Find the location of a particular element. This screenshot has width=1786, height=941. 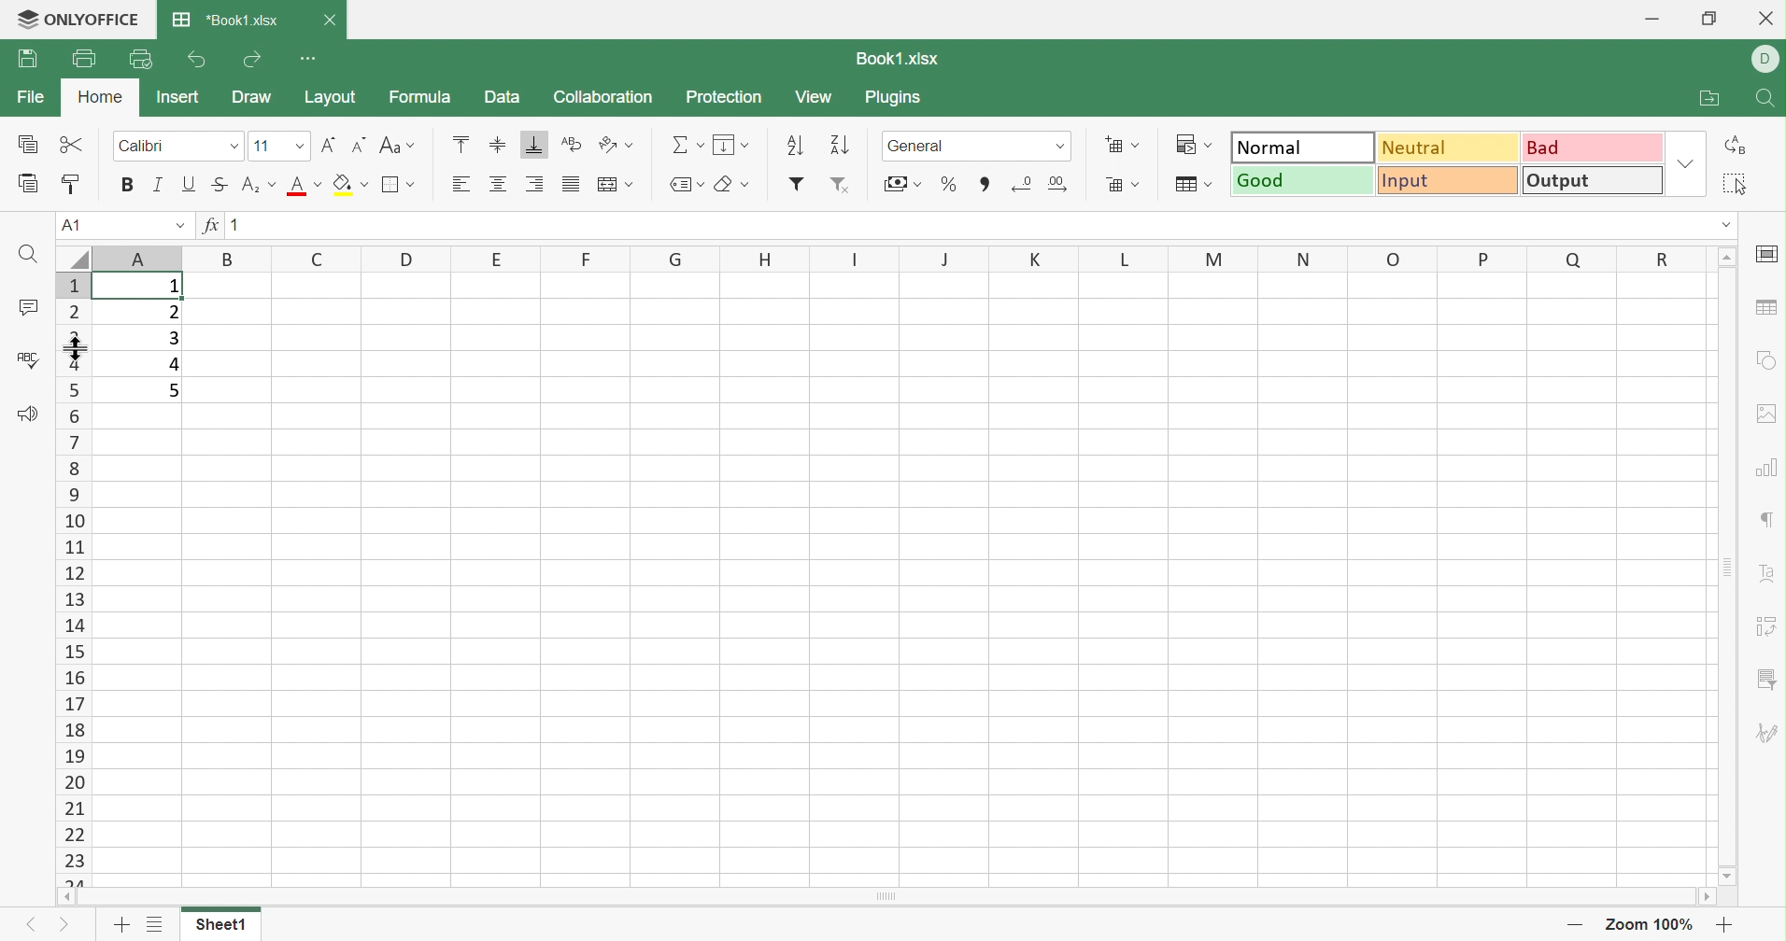

Layout is located at coordinates (332, 96).